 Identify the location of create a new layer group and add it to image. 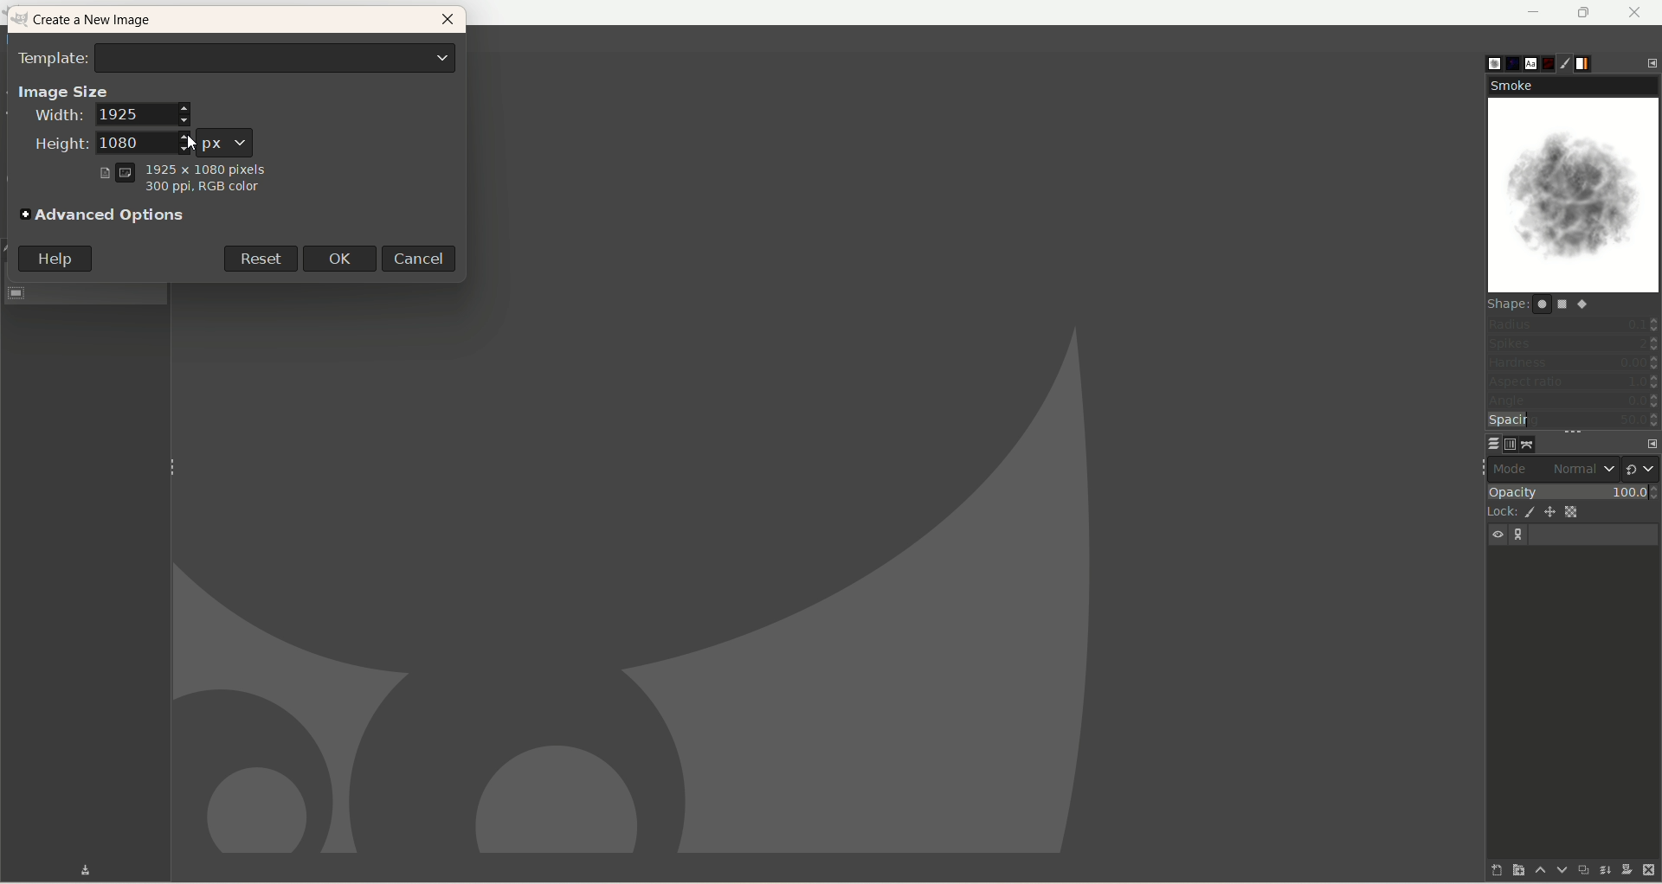
(1509, 871).